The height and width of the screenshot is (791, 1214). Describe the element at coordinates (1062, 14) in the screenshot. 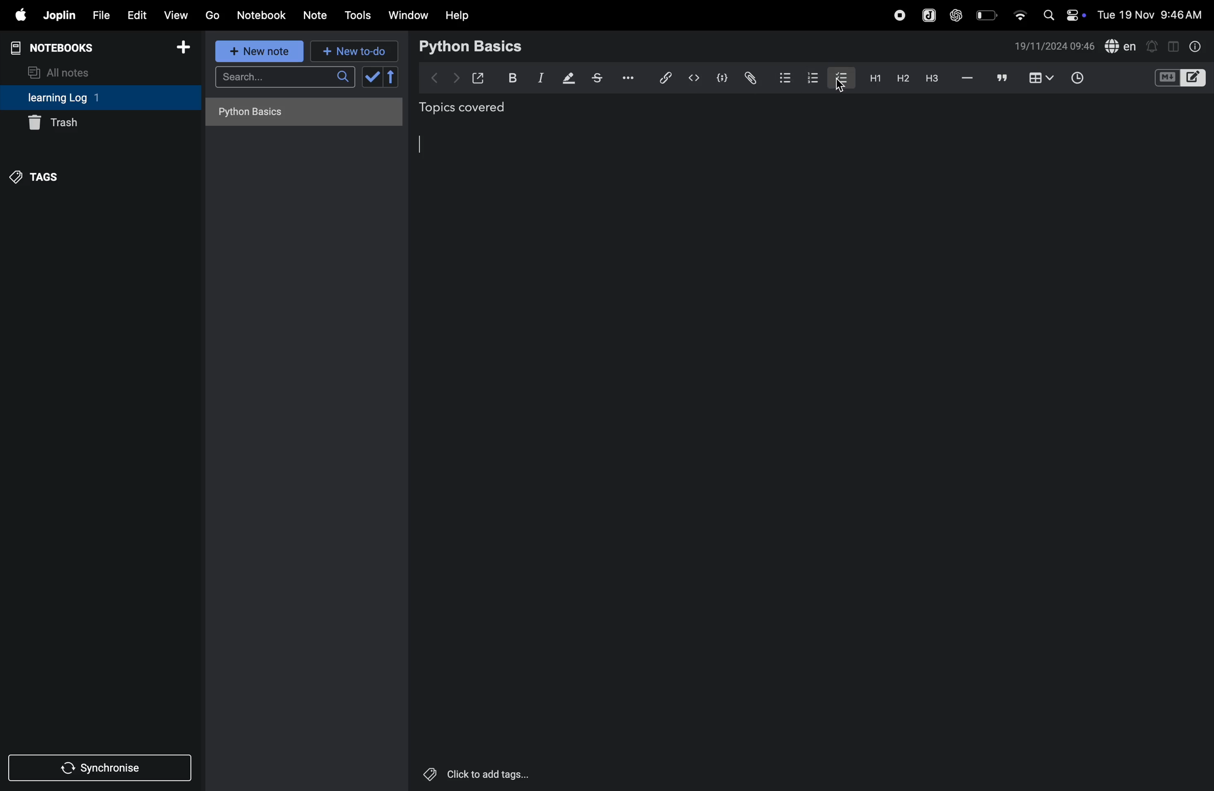

I see `apple widgets` at that location.